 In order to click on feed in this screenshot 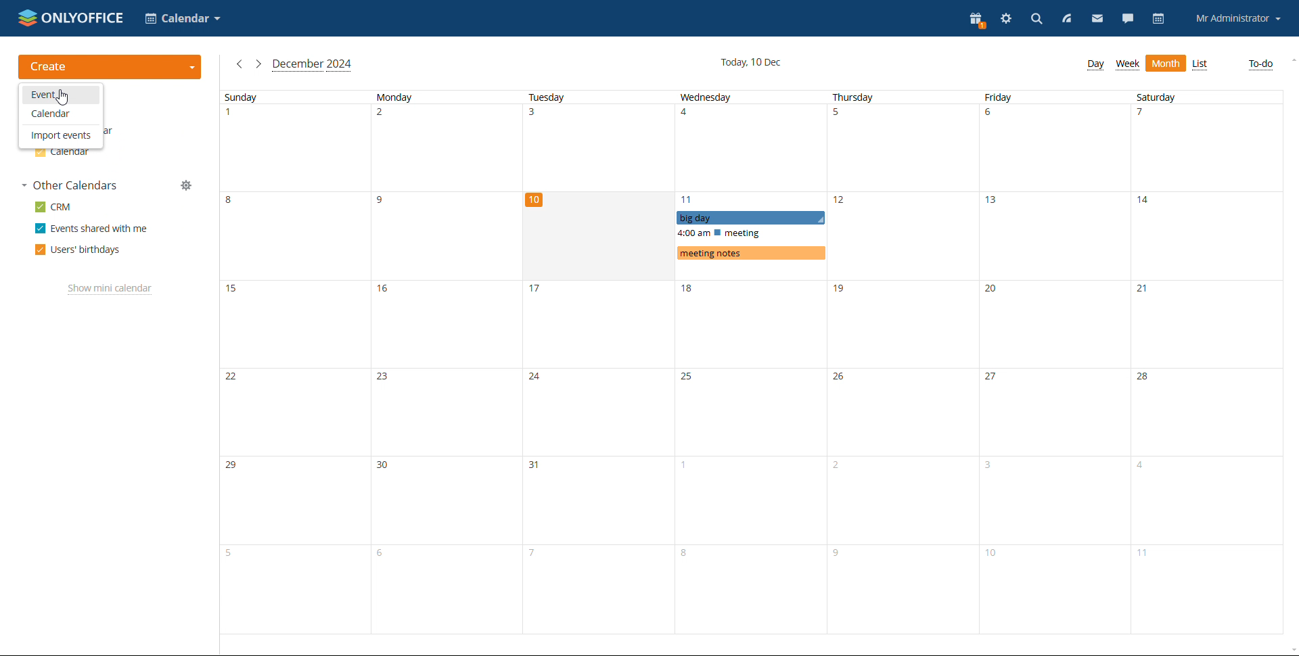, I will do `click(1066, 20)`.